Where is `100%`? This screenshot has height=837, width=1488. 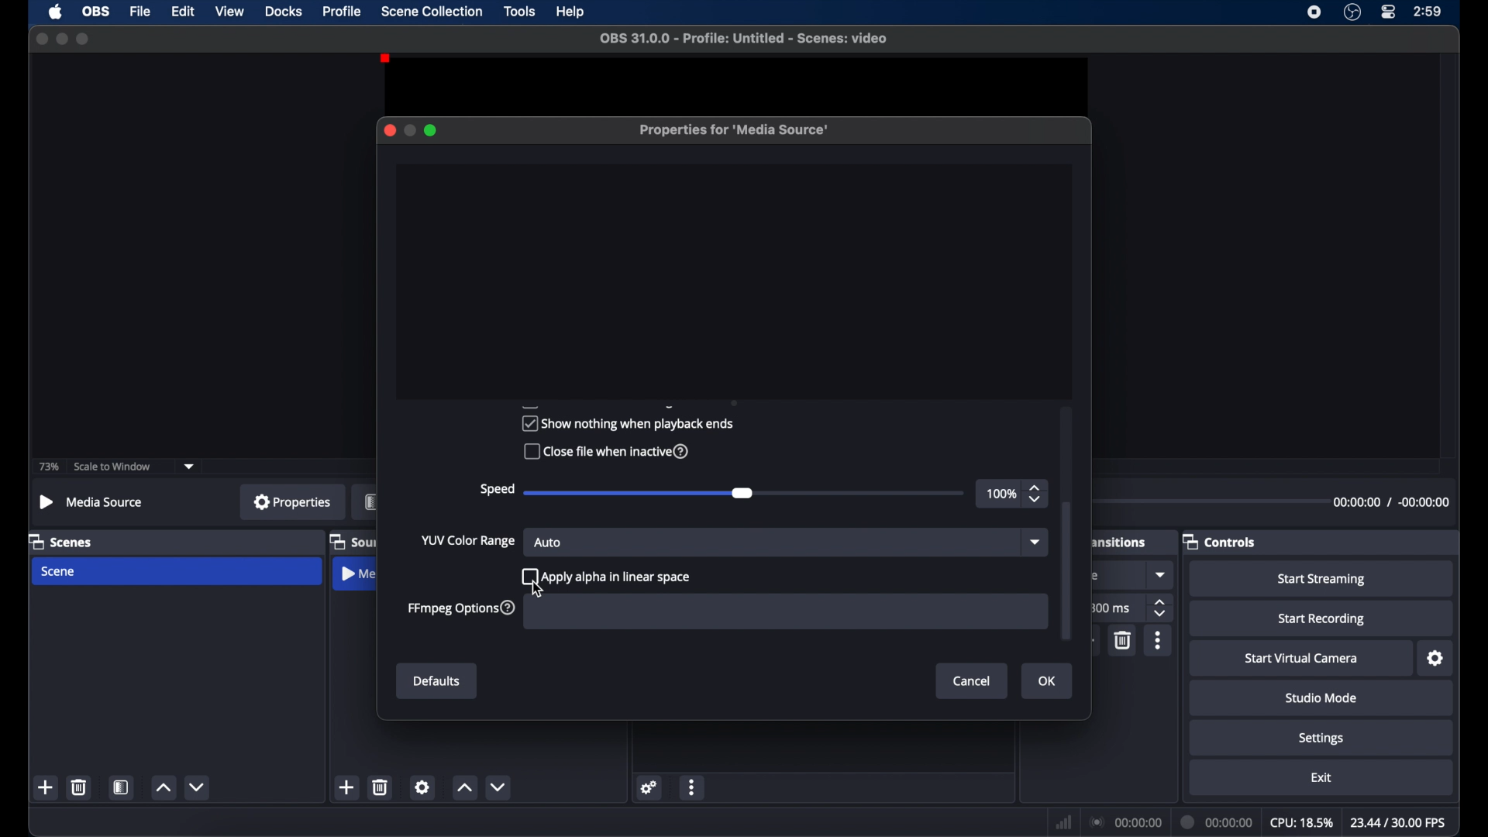
100% is located at coordinates (1001, 494).